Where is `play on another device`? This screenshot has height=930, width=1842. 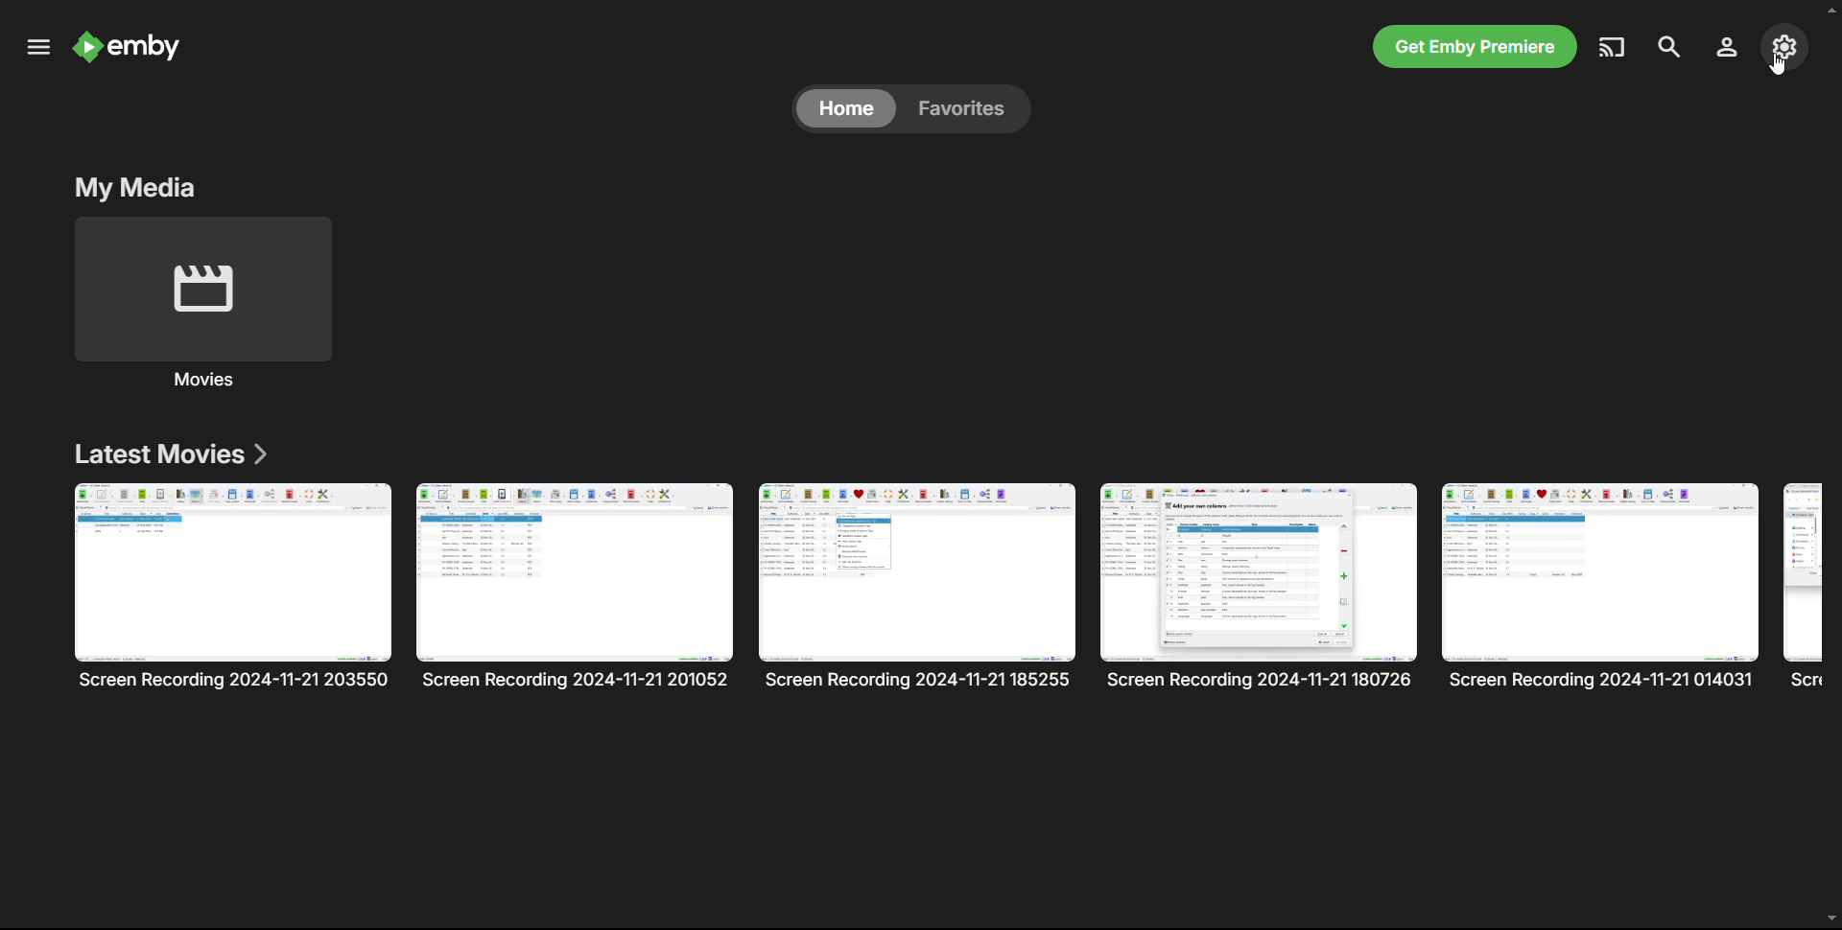
play on another device is located at coordinates (1615, 46).